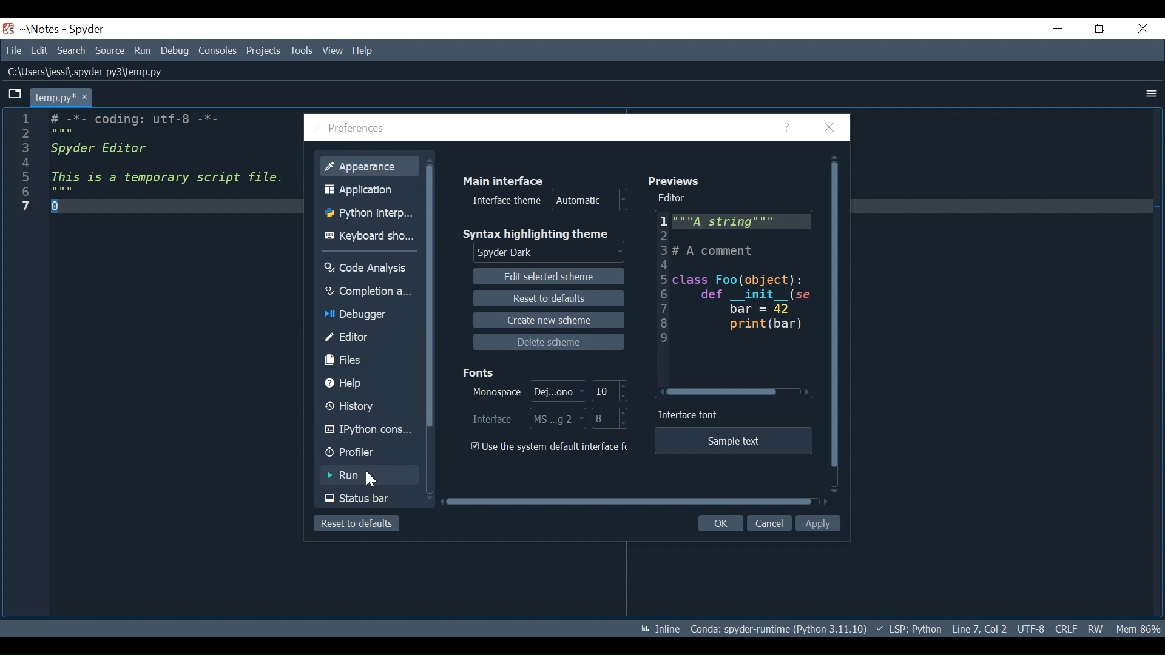 This screenshot has width=1165, height=655. I want to click on Code Analysis, so click(367, 269).